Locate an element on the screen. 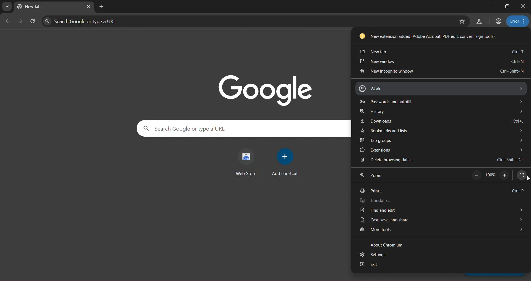  downloads is located at coordinates (441, 121).